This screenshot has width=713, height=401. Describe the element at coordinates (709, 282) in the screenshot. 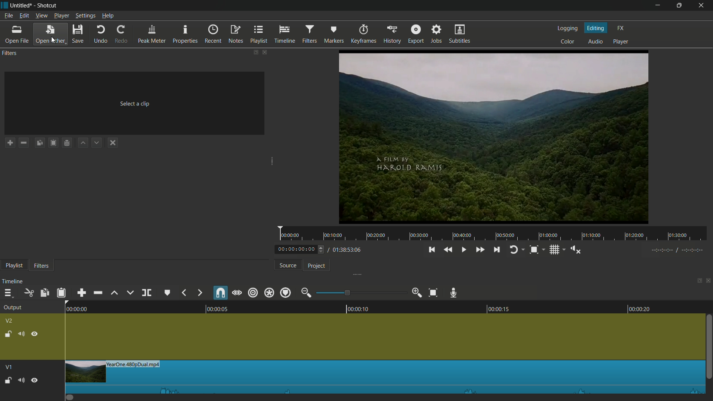

I see `close timeline` at that location.